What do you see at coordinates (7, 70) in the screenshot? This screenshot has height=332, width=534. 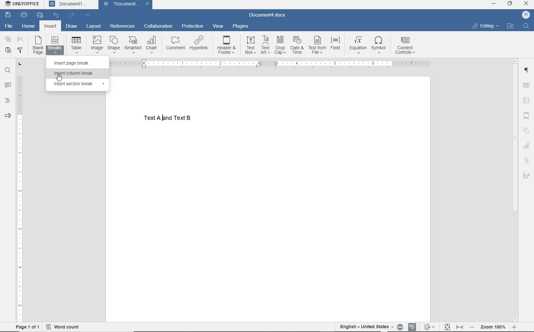 I see `FIND` at bounding box center [7, 70].